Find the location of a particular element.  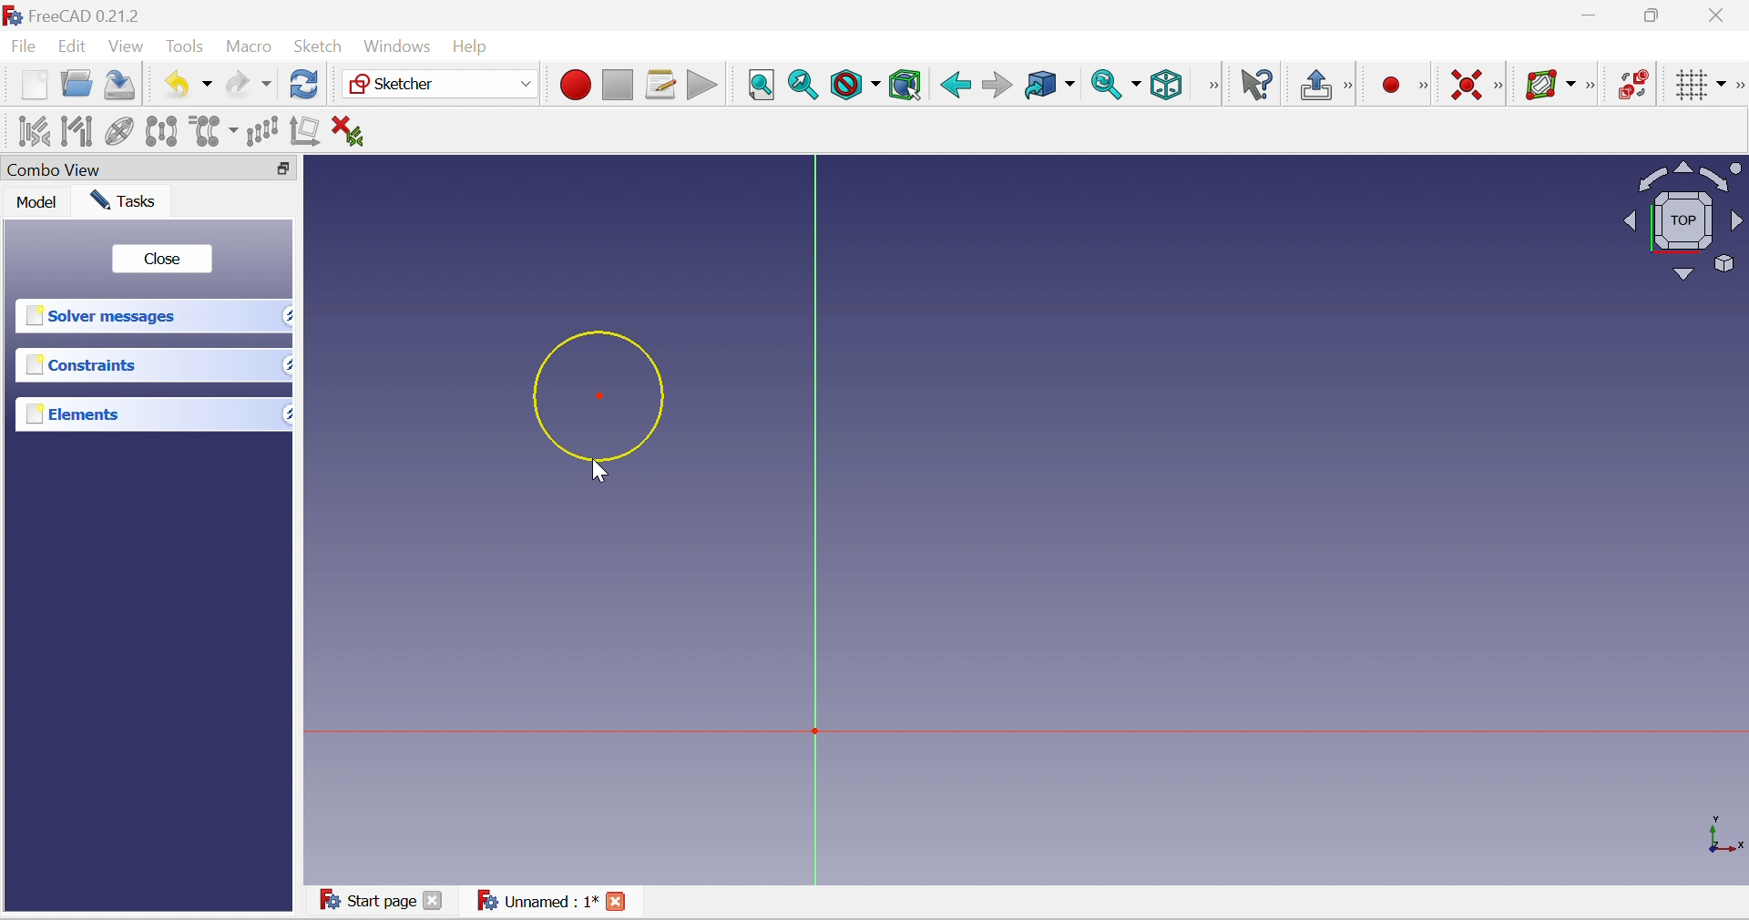

Drop down is located at coordinates (283, 314).